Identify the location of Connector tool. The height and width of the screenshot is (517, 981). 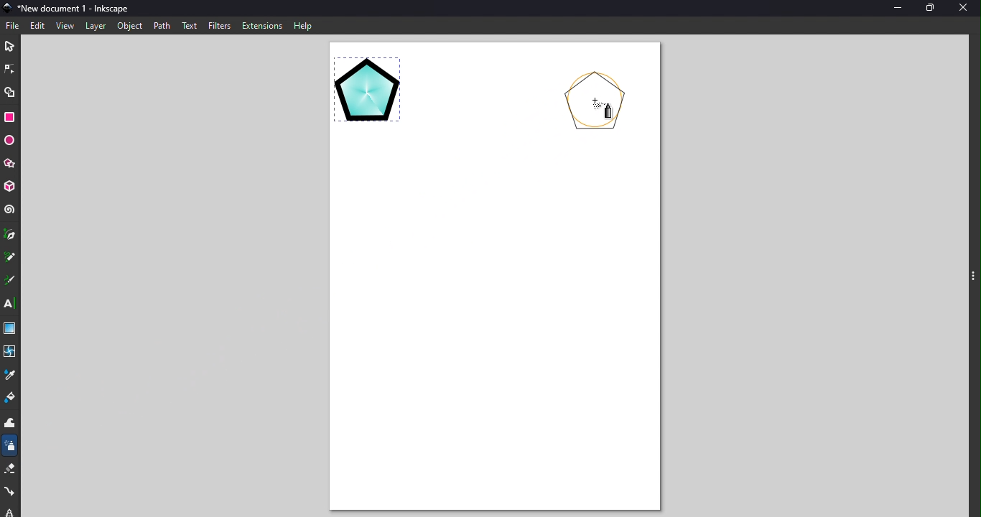
(11, 490).